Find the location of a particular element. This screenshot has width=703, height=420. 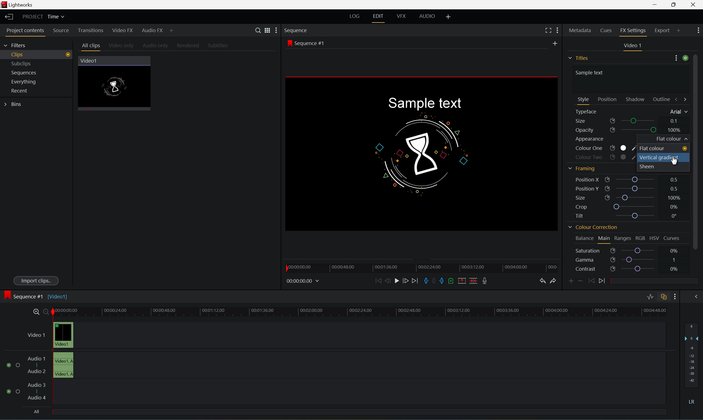

checkbox is located at coordinates (19, 392).